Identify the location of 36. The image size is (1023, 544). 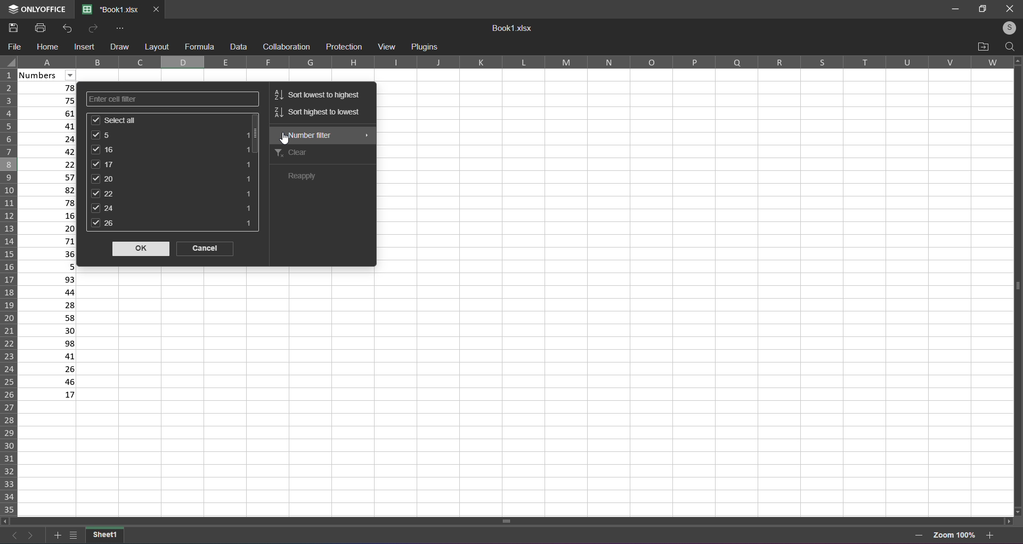
(51, 254).